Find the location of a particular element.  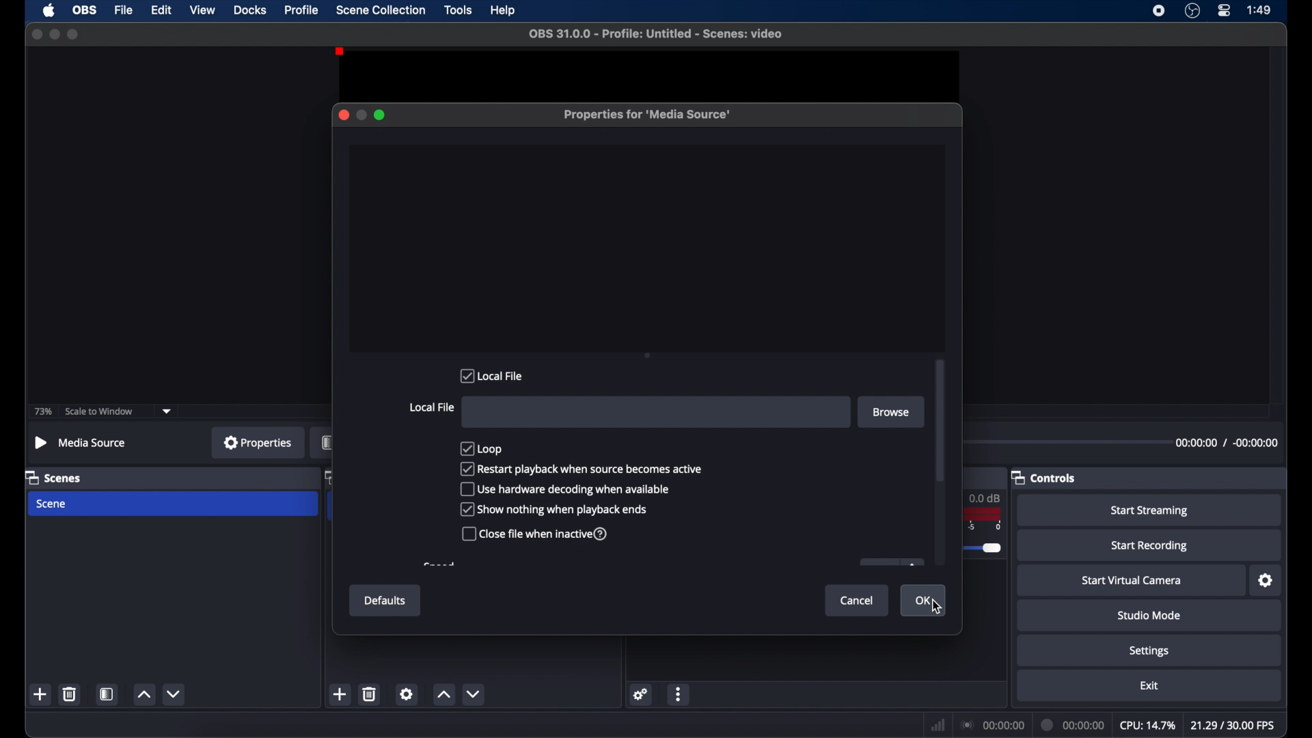

scenes is located at coordinates (54, 477).